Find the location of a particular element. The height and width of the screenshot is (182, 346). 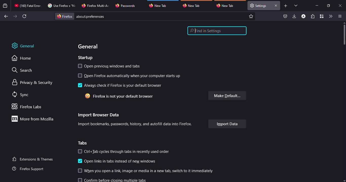

selected is located at coordinates (80, 161).